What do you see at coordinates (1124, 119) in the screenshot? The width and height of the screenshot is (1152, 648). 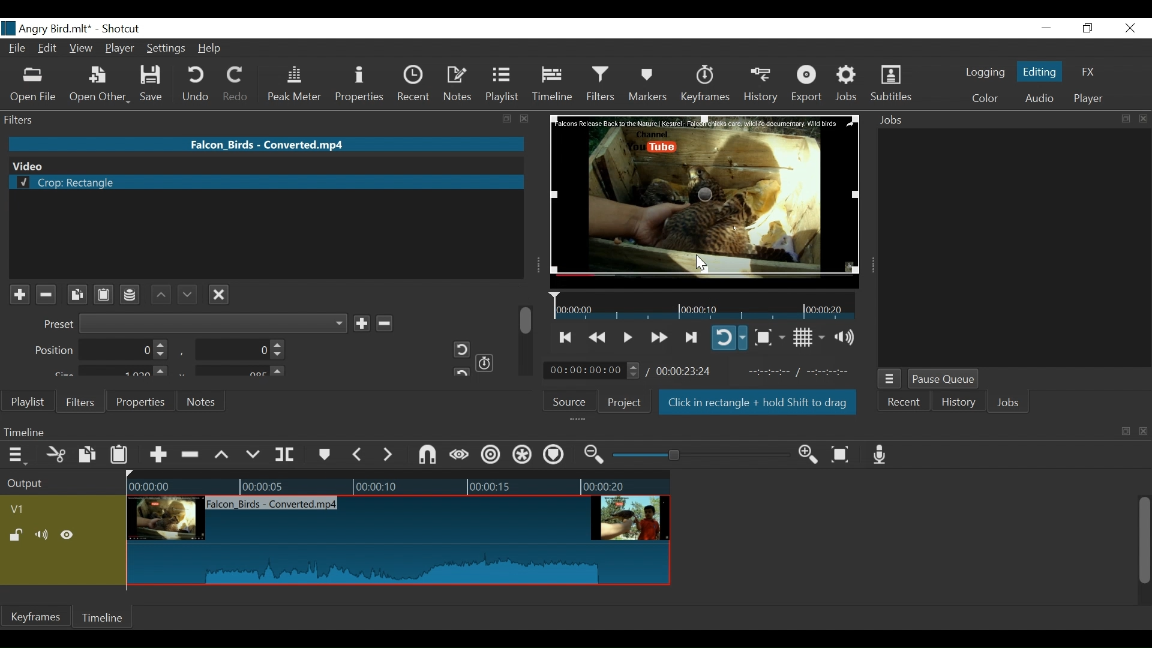 I see `copy` at bounding box center [1124, 119].